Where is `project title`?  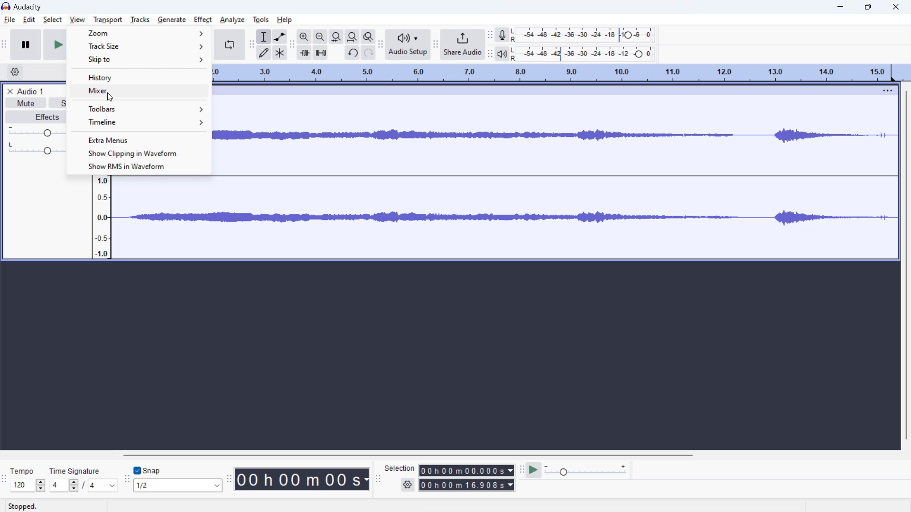 project title is located at coordinates (31, 91).